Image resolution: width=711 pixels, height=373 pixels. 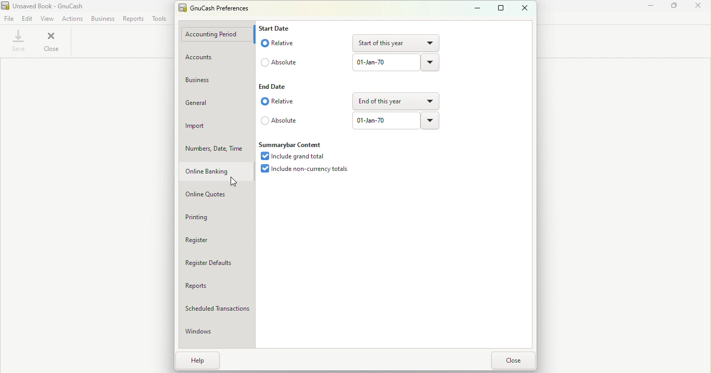 I want to click on Maximize, so click(x=676, y=9).